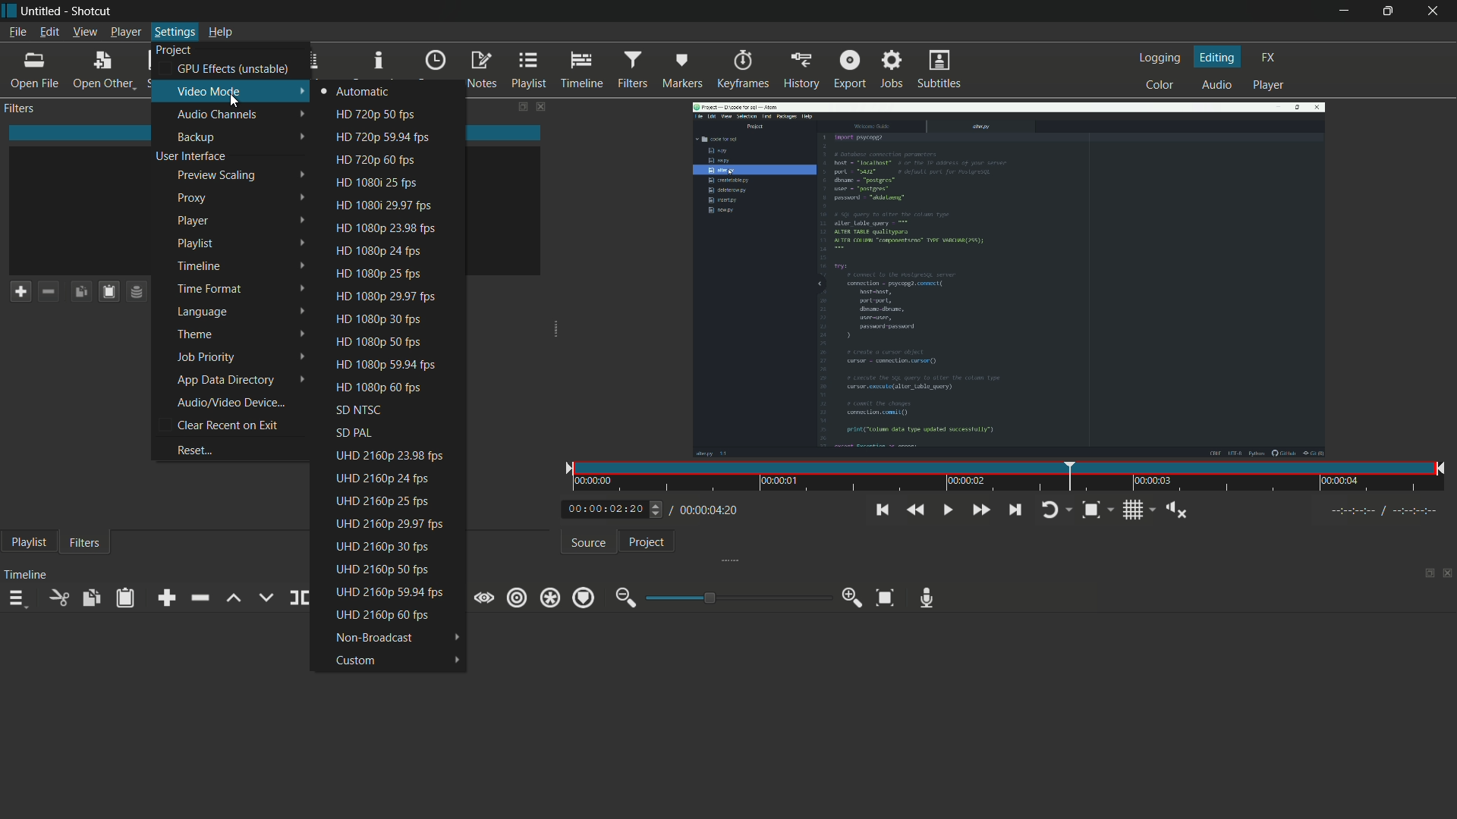 Image resolution: width=1457 pixels, height=819 pixels. I want to click on overwrite, so click(264, 596).